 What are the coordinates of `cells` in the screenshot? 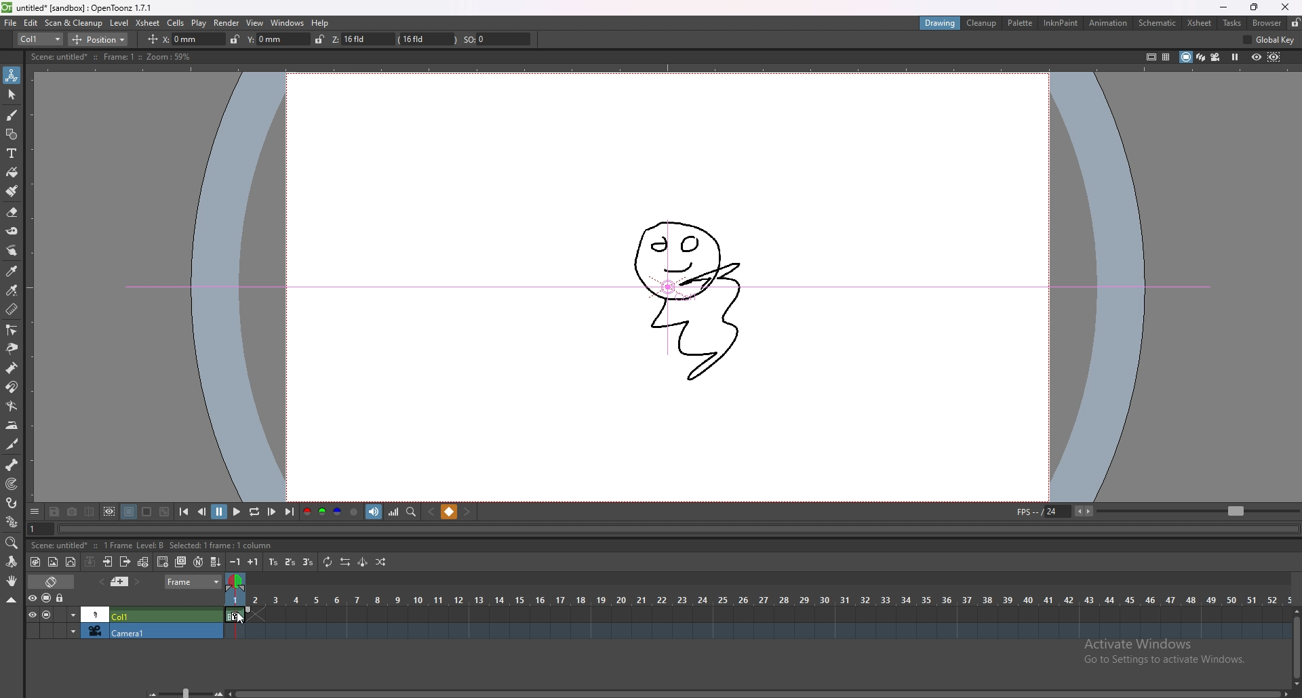 It's located at (176, 22).